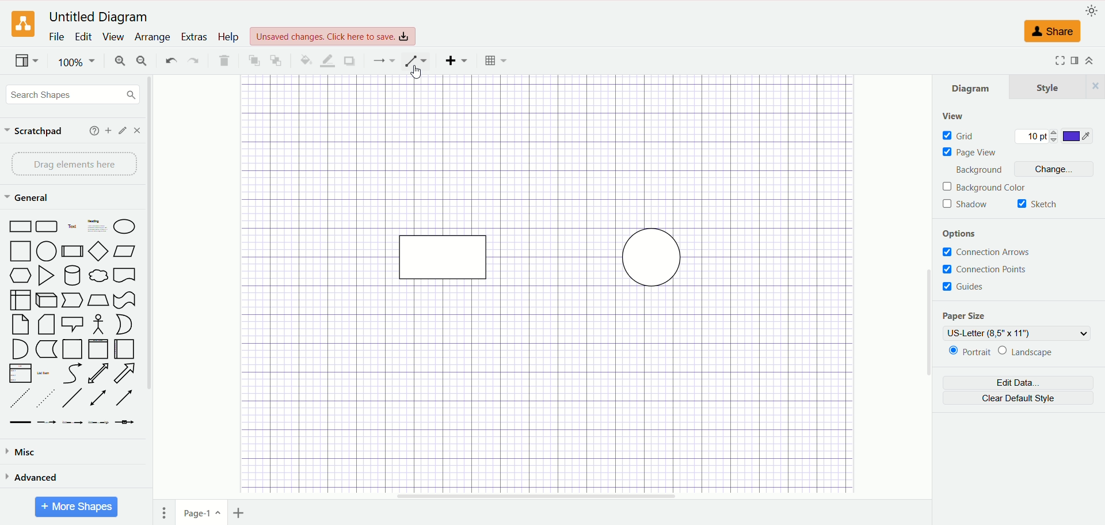 This screenshot has width=1105, height=525. I want to click on Square, so click(21, 252).